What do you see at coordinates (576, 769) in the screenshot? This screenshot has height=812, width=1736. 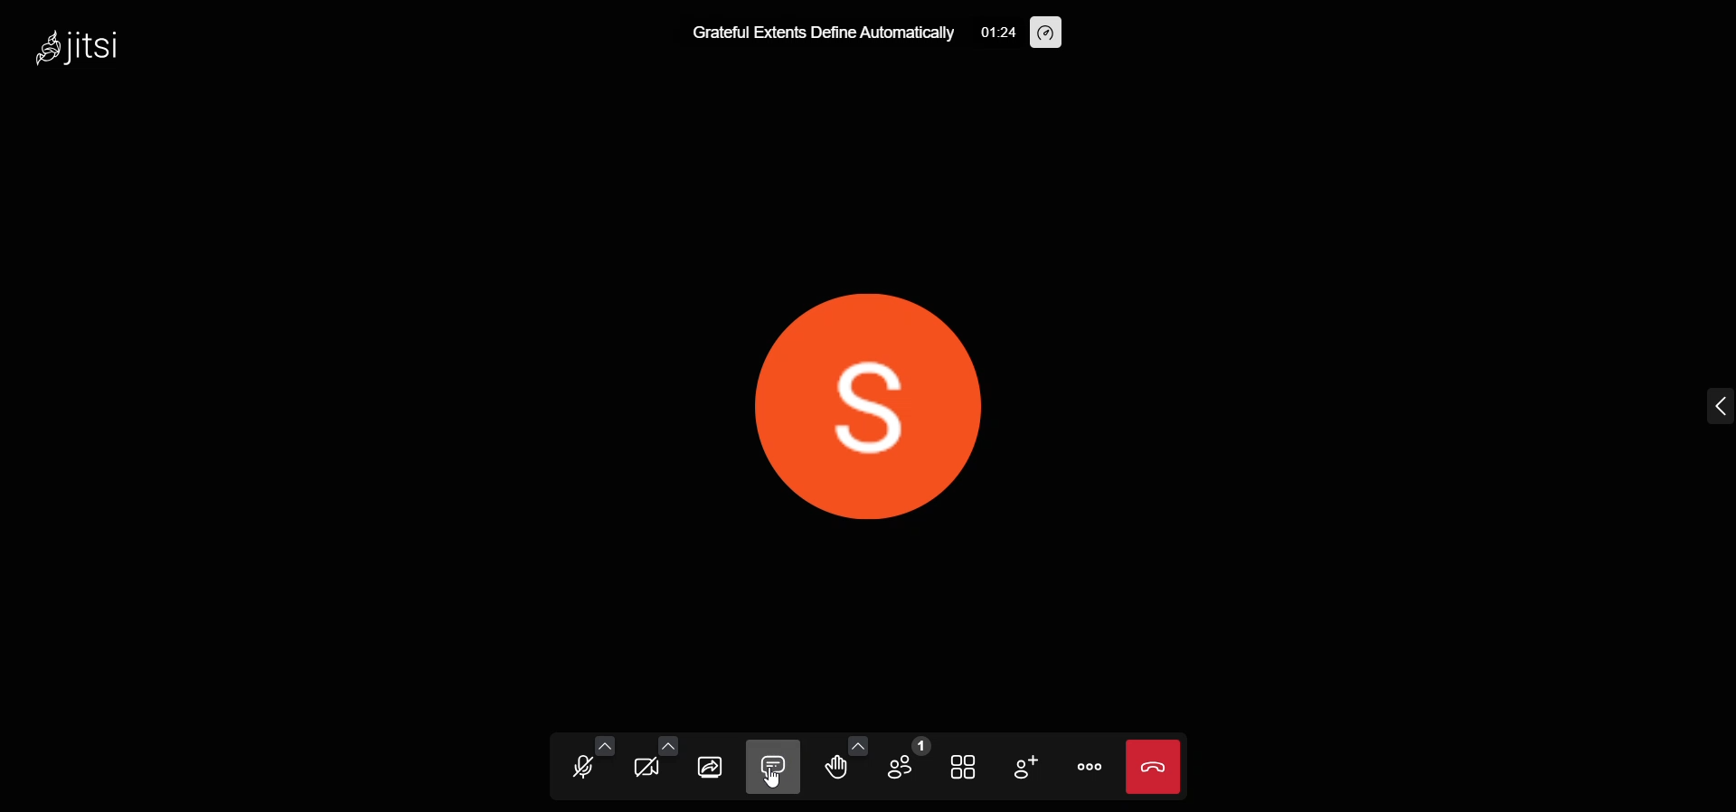 I see `microphone` at bounding box center [576, 769].